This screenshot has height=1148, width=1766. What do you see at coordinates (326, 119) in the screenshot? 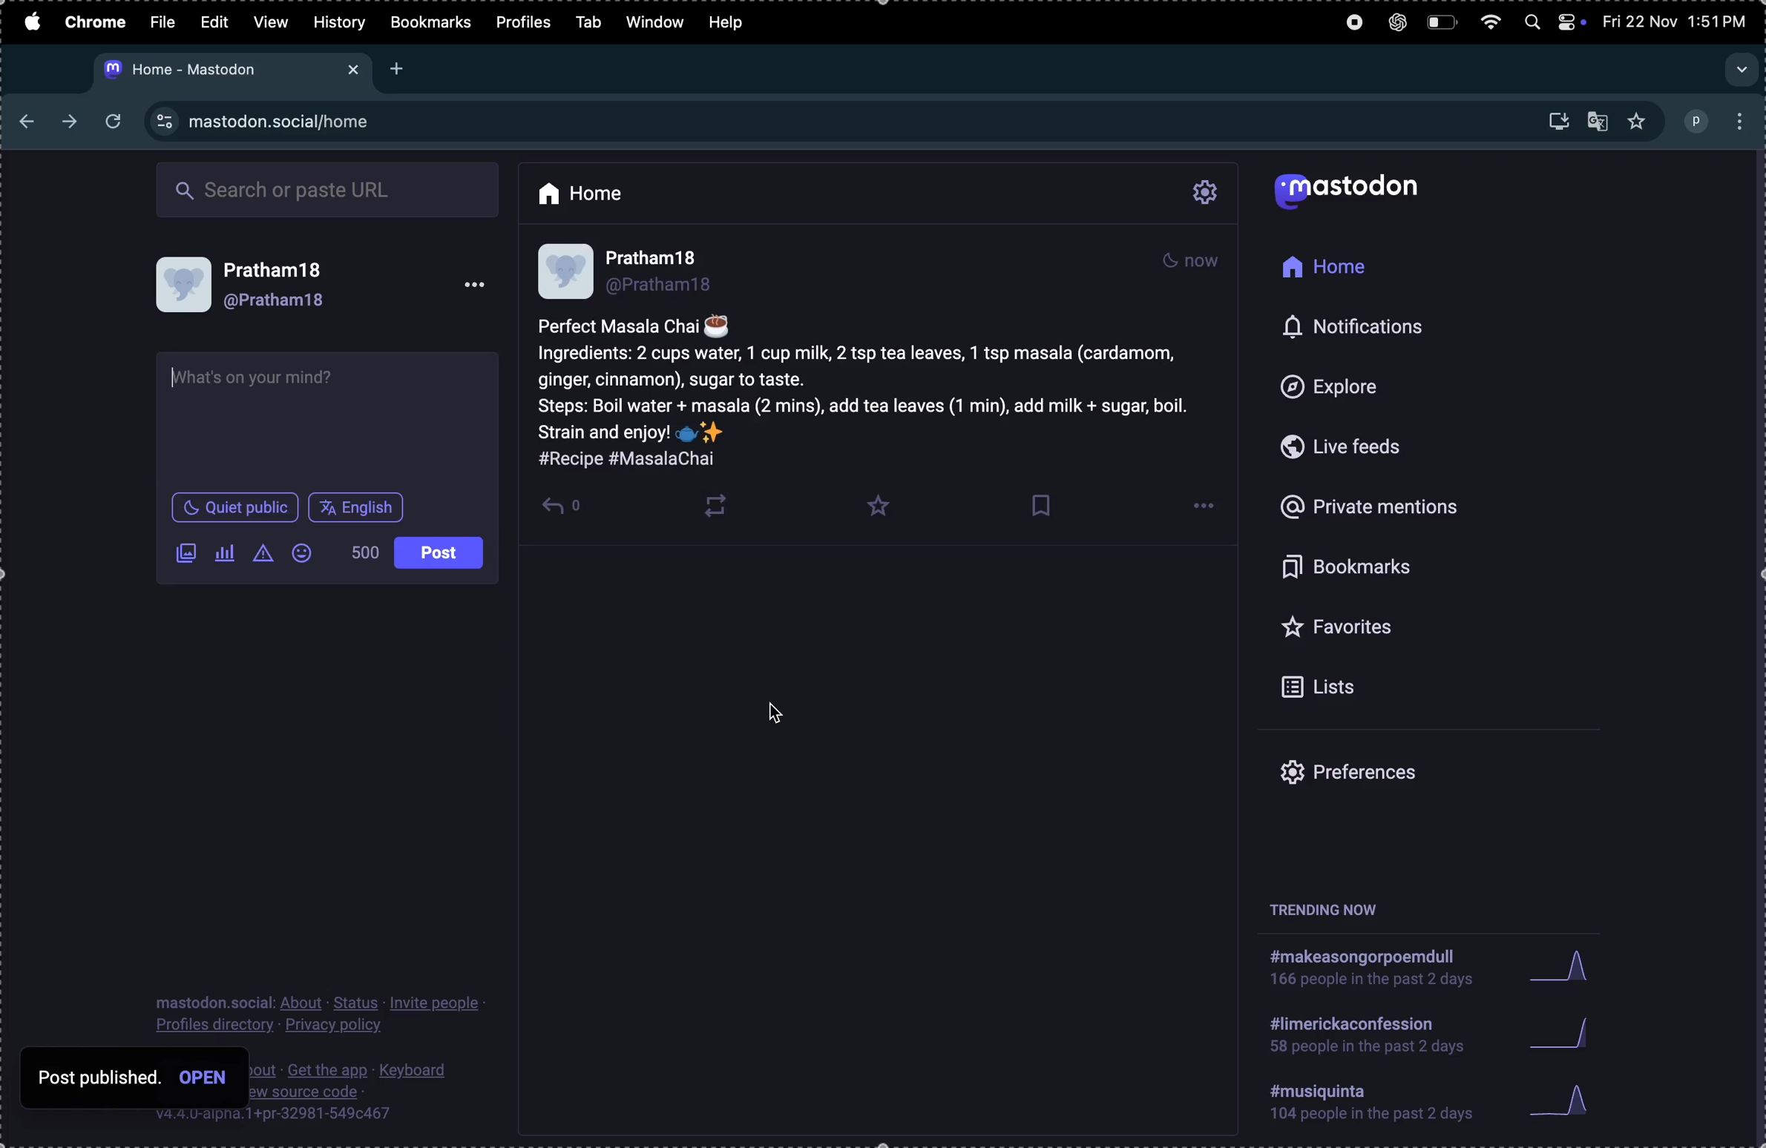
I see `site url` at bounding box center [326, 119].